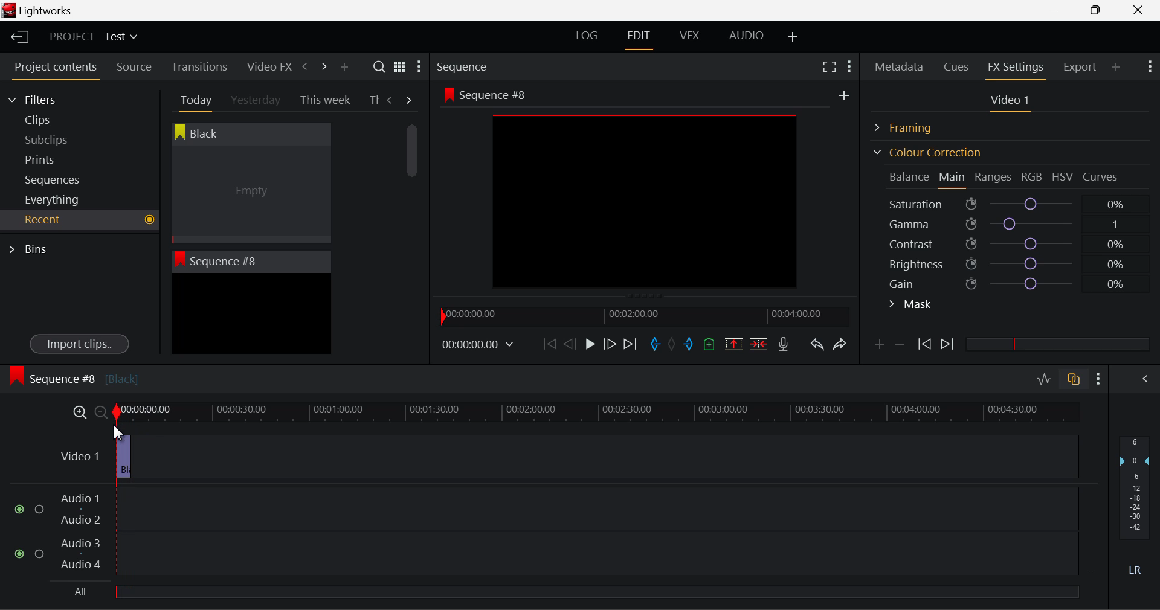 The image size is (1160, 610). What do you see at coordinates (546, 533) in the screenshot?
I see `Audio Input Fields` at bounding box center [546, 533].